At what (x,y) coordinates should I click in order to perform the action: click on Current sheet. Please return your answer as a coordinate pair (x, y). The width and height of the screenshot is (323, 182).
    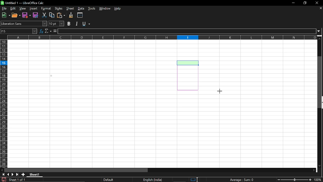
    Looking at the image, I should click on (17, 180).